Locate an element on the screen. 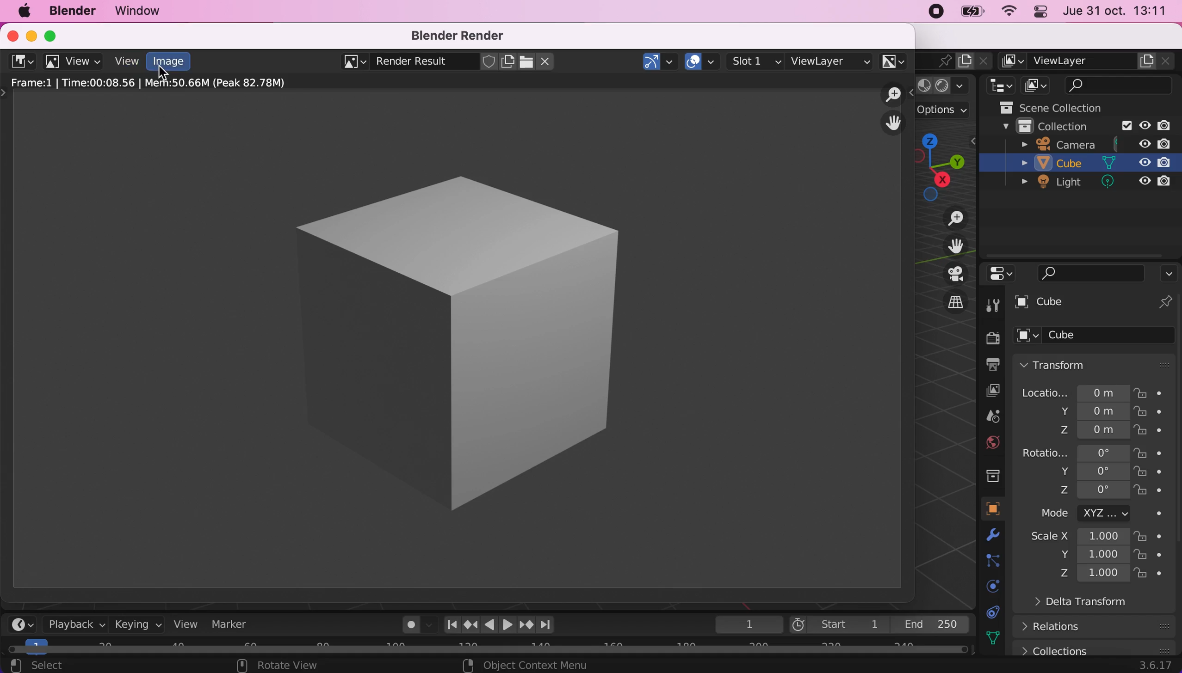 The height and width of the screenshot is (673, 1182). collections is located at coordinates (1094, 647).